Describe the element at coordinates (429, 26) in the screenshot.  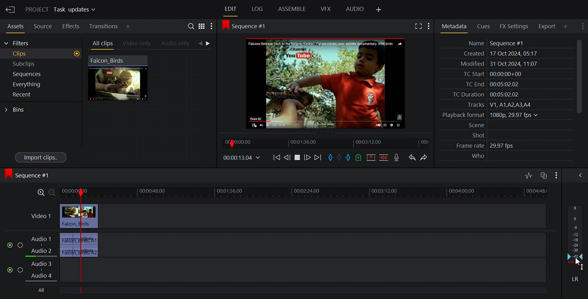
I see `Show settings menu` at that location.